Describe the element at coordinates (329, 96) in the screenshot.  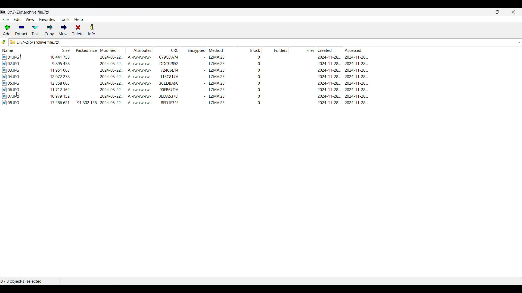
I see `create date & tiime` at that location.